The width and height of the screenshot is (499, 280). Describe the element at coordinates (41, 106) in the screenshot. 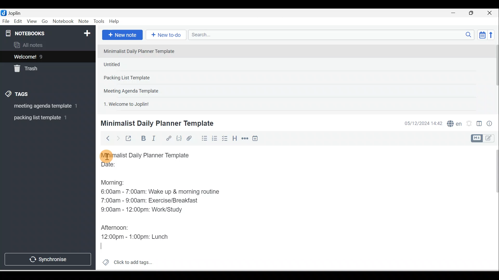

I see `Tag 1` at that location.